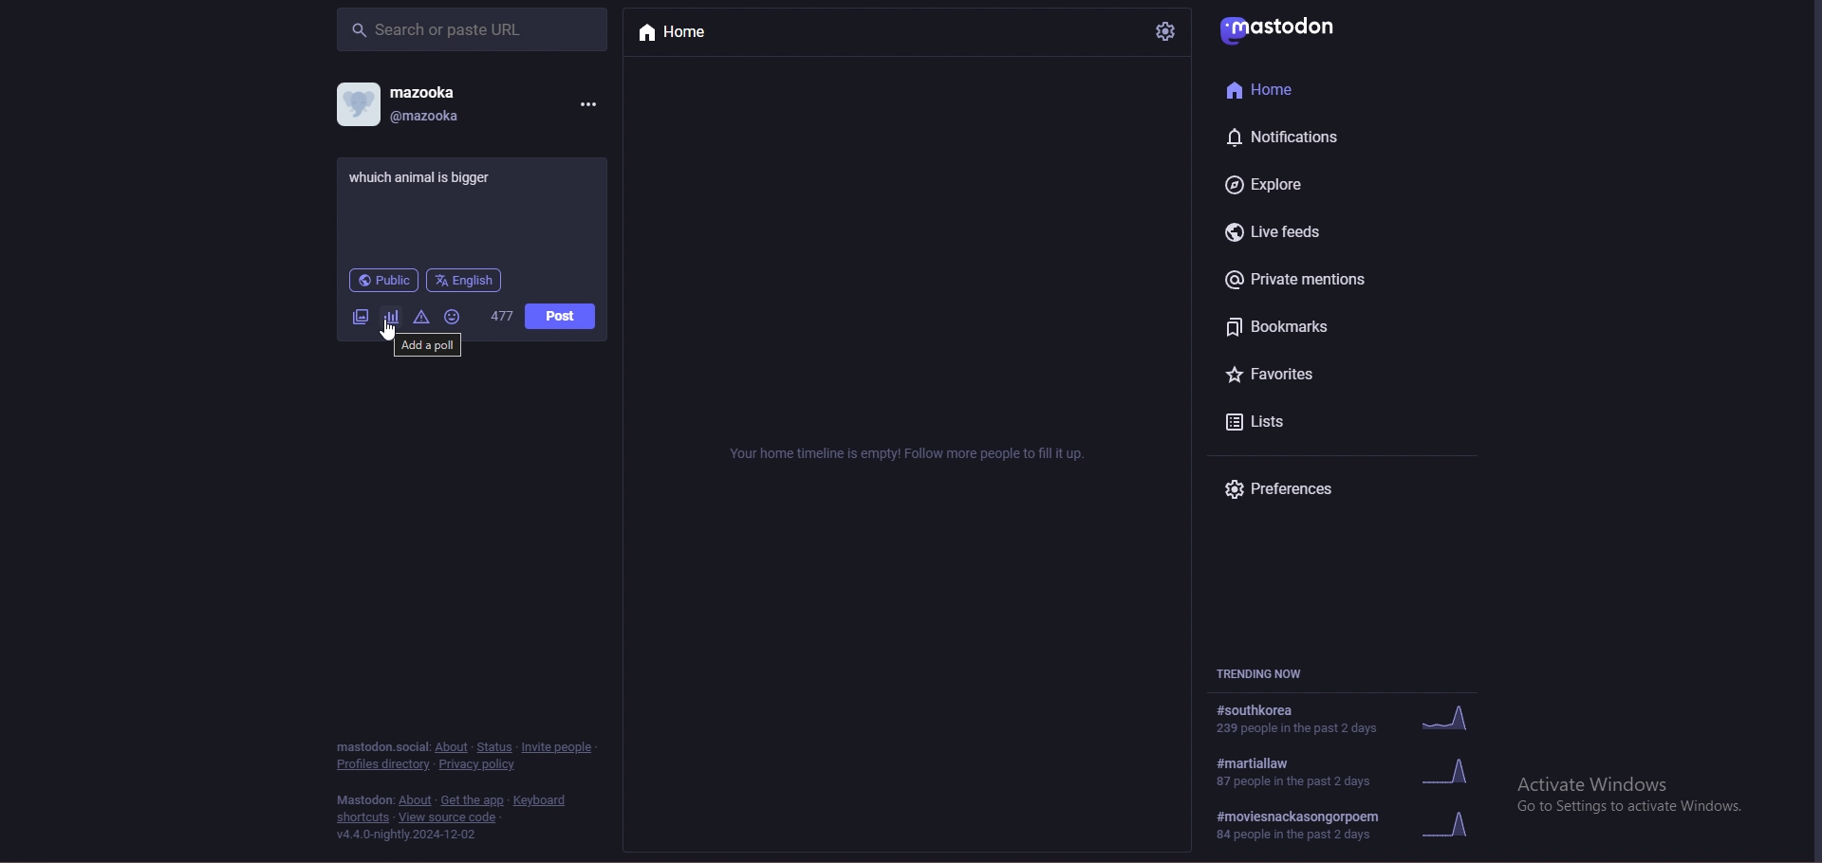  What do you see at coordinates (472, 800) in the screenshot?
I see `get the app` at bounding box center [472, 800].